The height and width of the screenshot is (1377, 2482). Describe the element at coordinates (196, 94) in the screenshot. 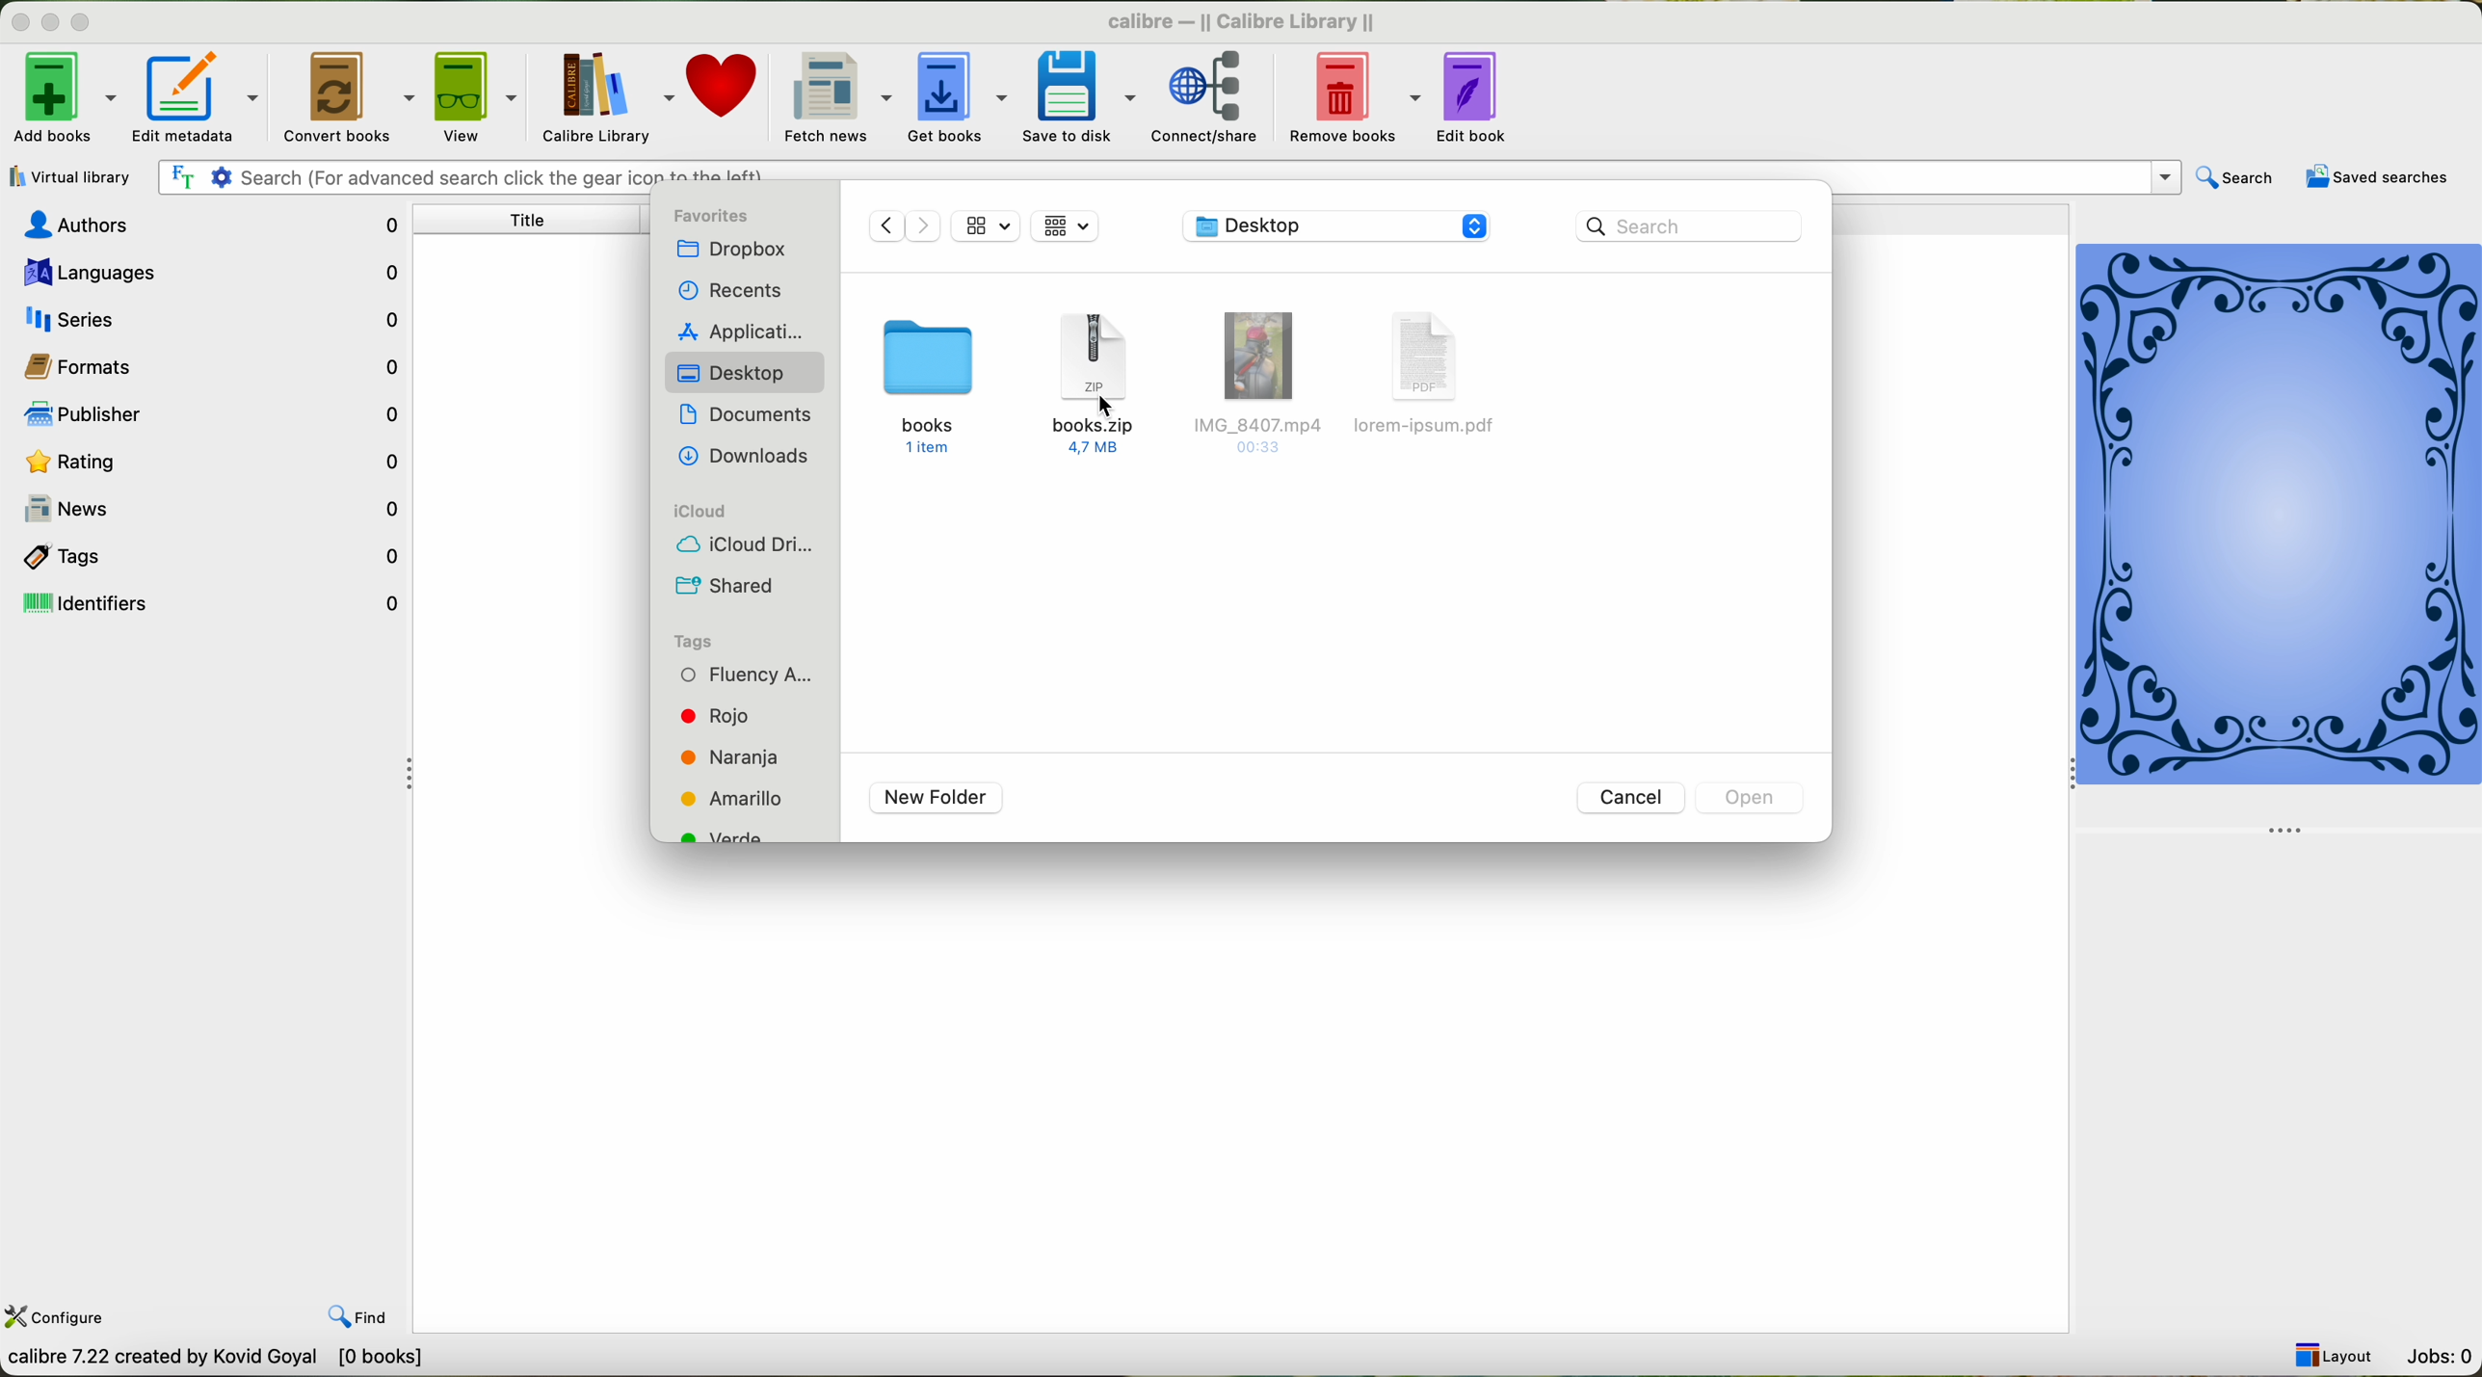

I see `edit metadata` at that location.